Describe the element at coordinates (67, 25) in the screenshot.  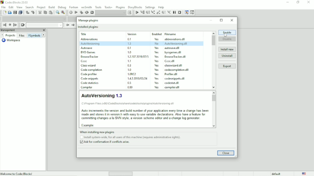
I see `Prev` at that location.